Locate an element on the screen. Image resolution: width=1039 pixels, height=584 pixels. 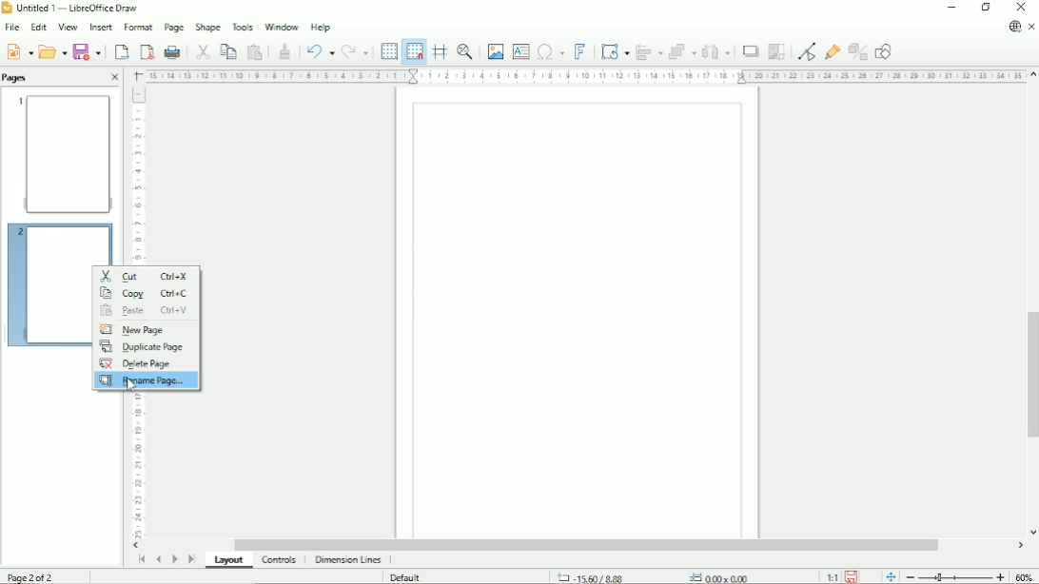
Helplines while moving is located at coordinates (440, 51).